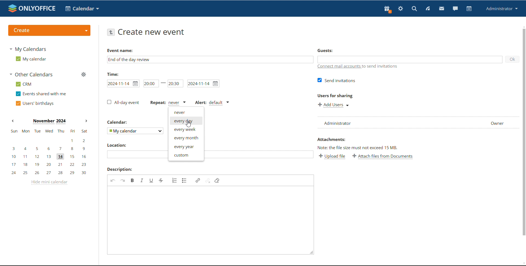 This screenshot has height=266, width=526. What do you see at coordinates (523, 264) in the screenshot?
I see `scroll down` at bounding box center [523, 264].